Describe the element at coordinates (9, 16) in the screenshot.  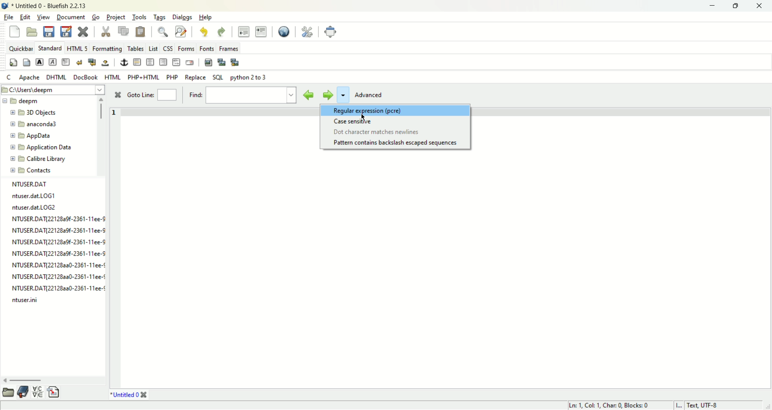
I see `file` at that location.